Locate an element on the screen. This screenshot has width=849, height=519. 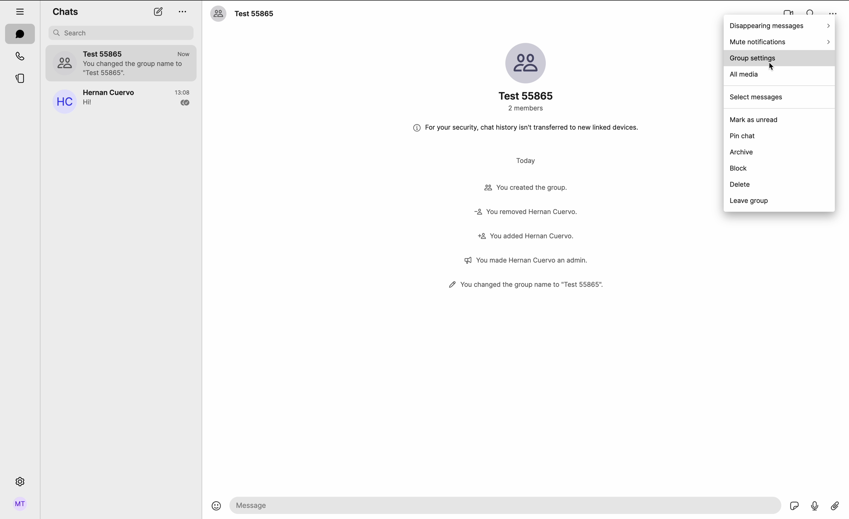
cursor is located at coordinates (774, 68).